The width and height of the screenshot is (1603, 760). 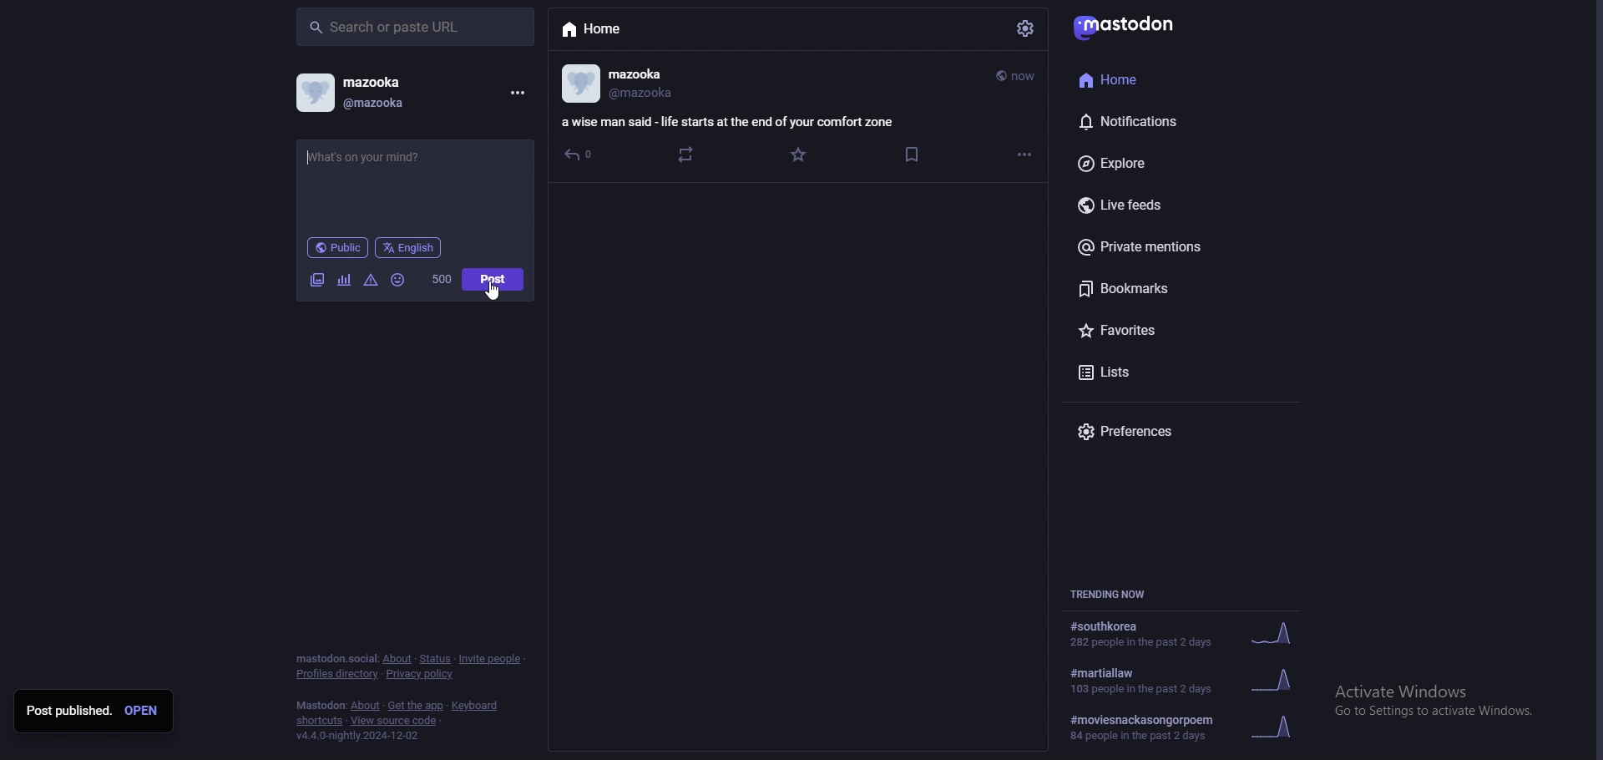 What do you see at coordinates (335, 674) in the screenshot?
I see `profiles directory` at bounding box center [335, 674].